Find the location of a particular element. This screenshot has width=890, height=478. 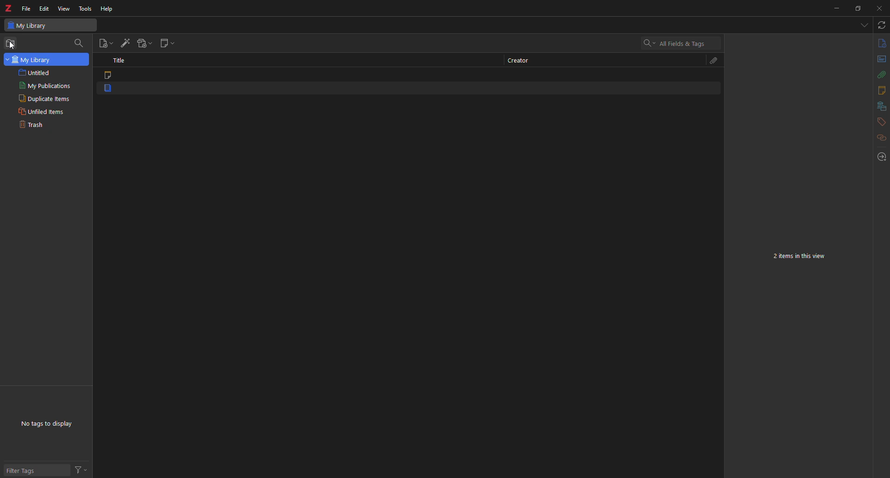

title is located at coordinates (121, 59).